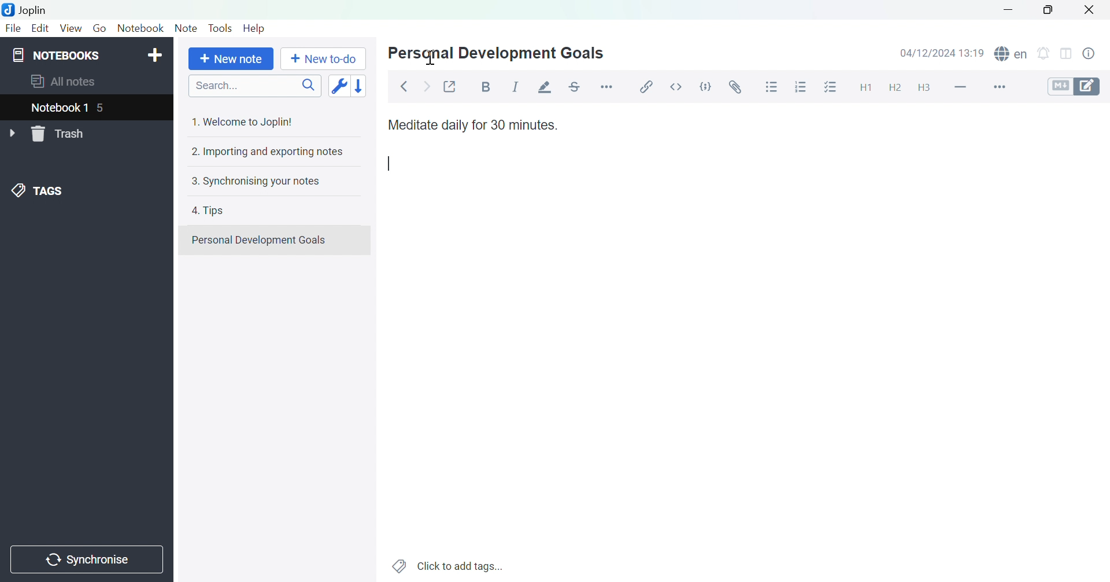  I want to click on Drop Down, so click(12, 132).